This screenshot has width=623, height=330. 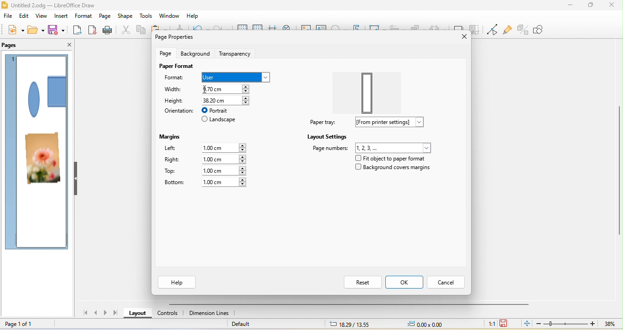 I want to click on height, so click(x=177, y=100).